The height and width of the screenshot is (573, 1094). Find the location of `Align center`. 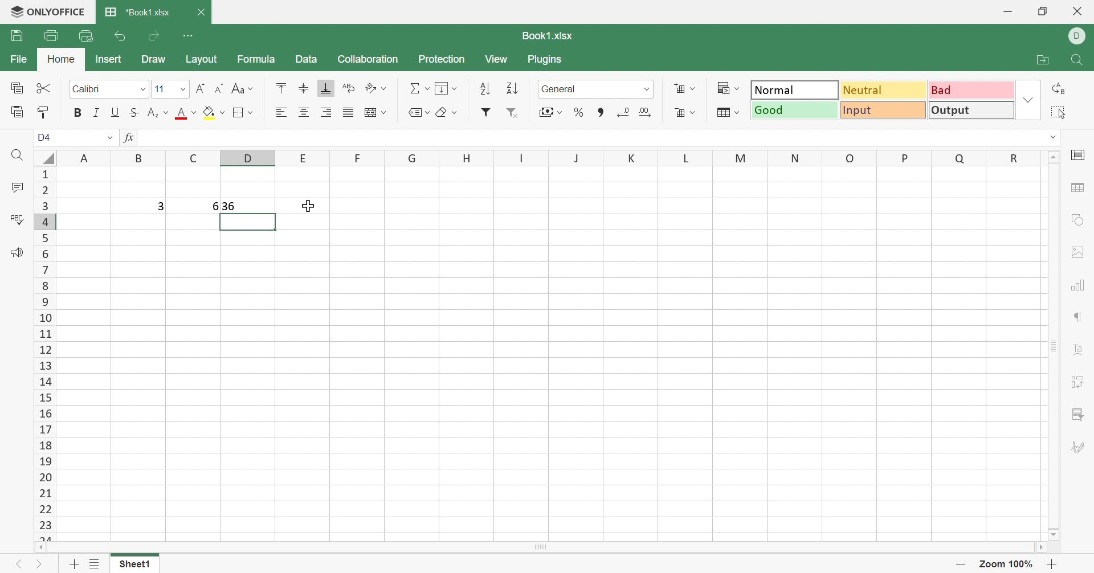

Align center is located at coordinates (306, 112).